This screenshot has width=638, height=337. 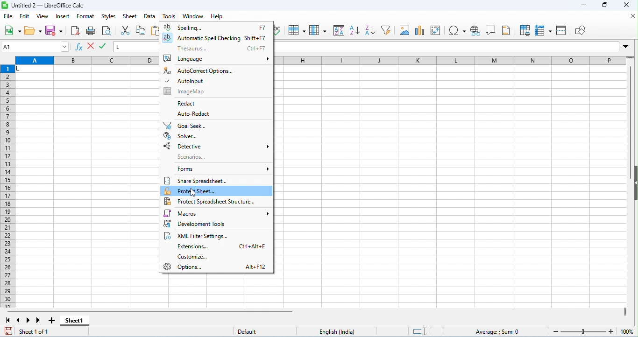 What do you see at coordinates (217, 28) in the screenshot?
I see `spelling` at bounding box center [217, 28].